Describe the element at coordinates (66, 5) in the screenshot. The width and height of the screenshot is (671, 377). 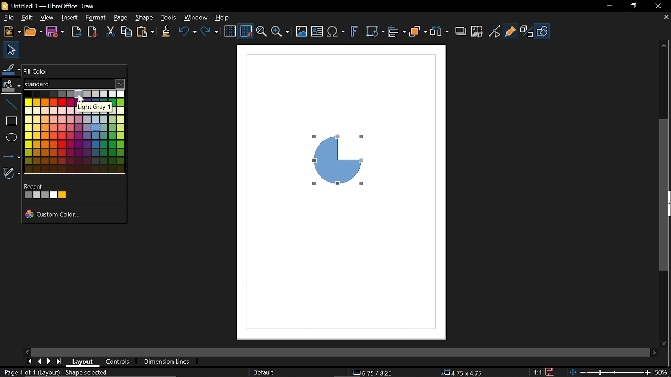
I see `Untitled 1 -- LibreOffice Draw` at that location.